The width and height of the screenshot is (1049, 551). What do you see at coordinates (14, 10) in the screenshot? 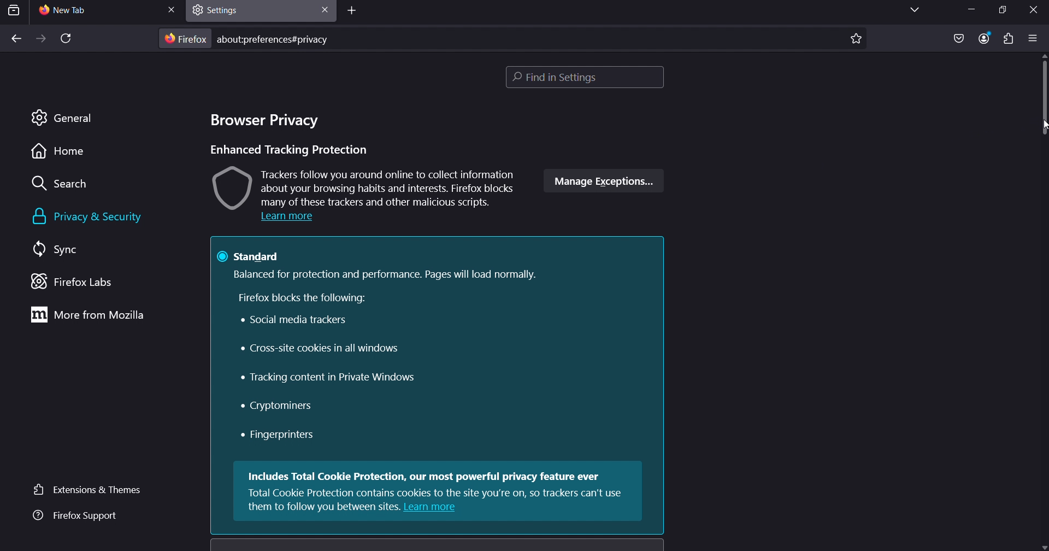
I see `search tab` at bounding box center [14, 10].